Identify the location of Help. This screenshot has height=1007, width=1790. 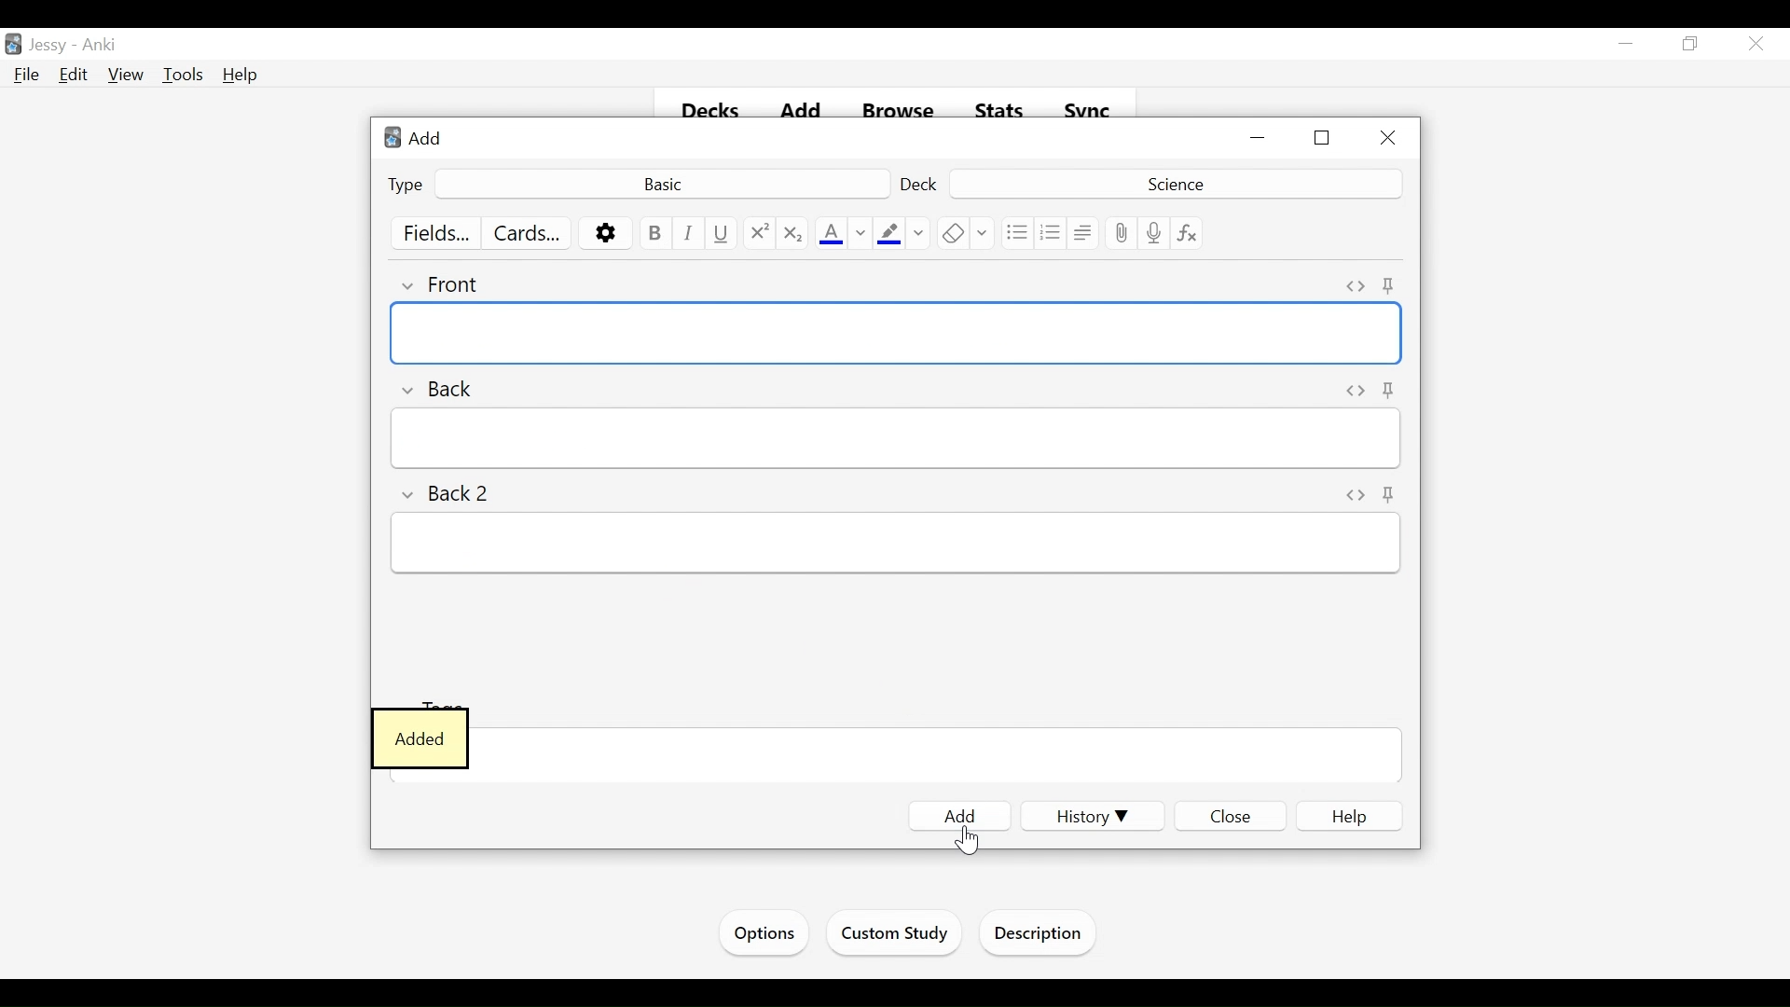
(1351, 817).